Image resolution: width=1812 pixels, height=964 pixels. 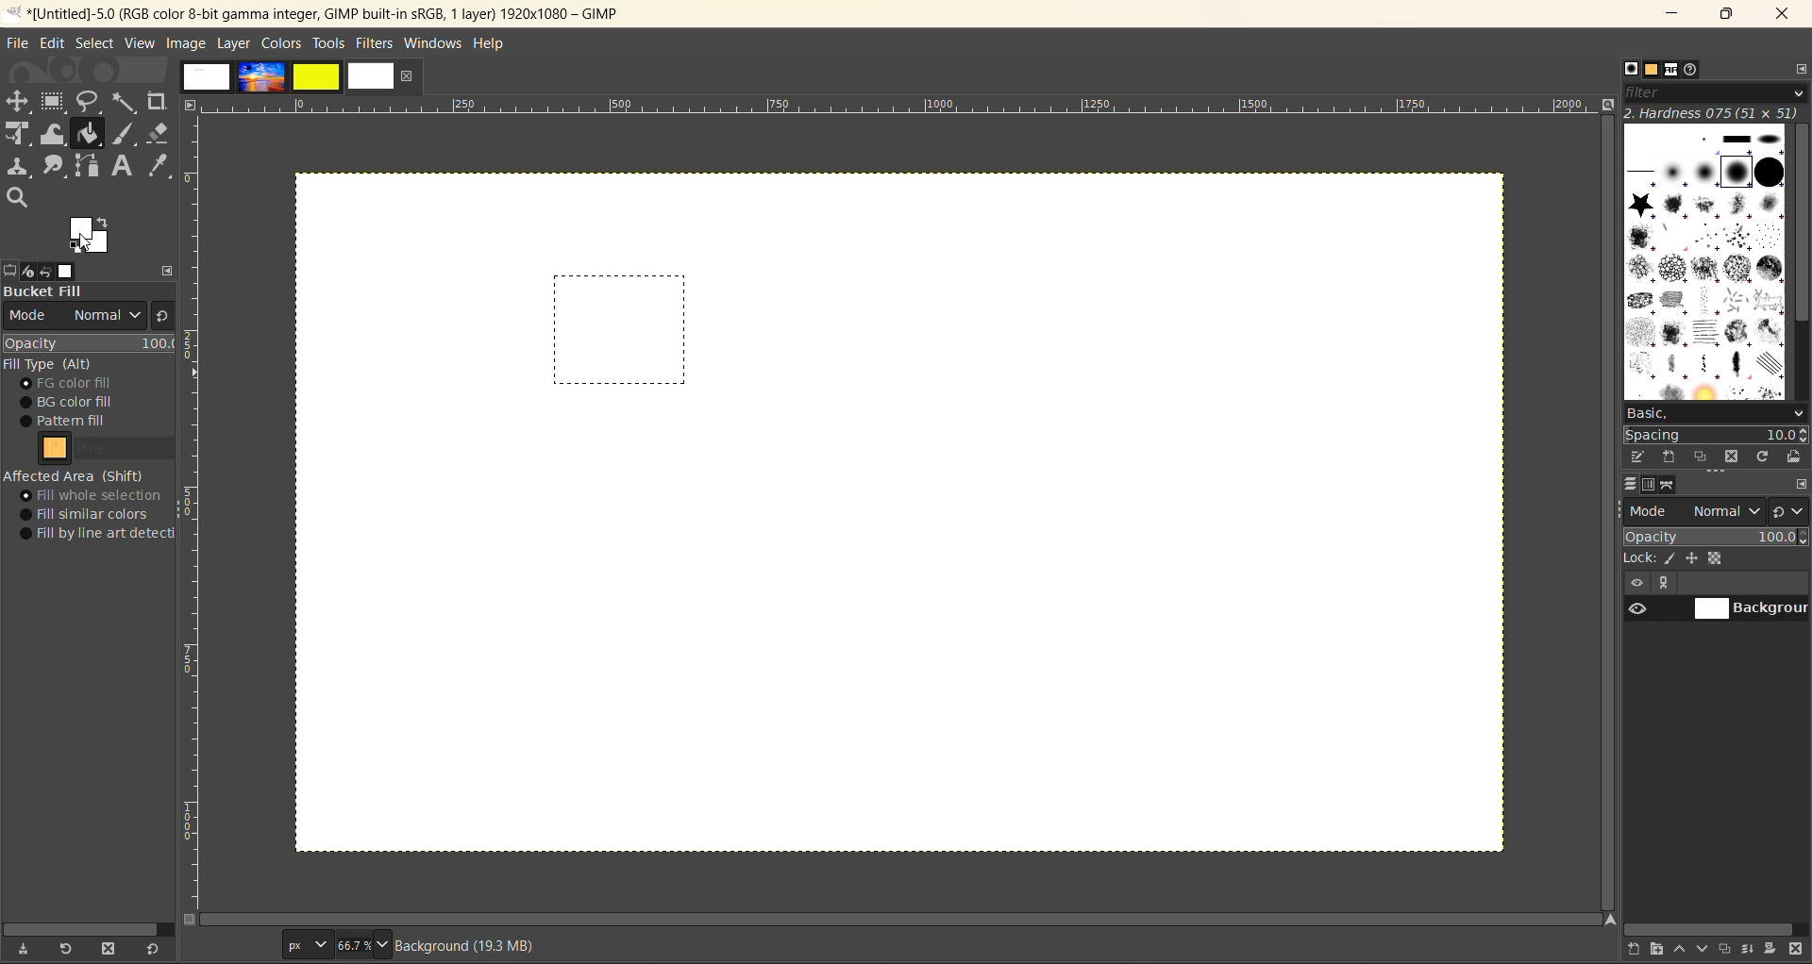 What do you see at coordinates (113, 946) in the screenshot?
I see `delete tool preset` at bounding box center [113, 946].